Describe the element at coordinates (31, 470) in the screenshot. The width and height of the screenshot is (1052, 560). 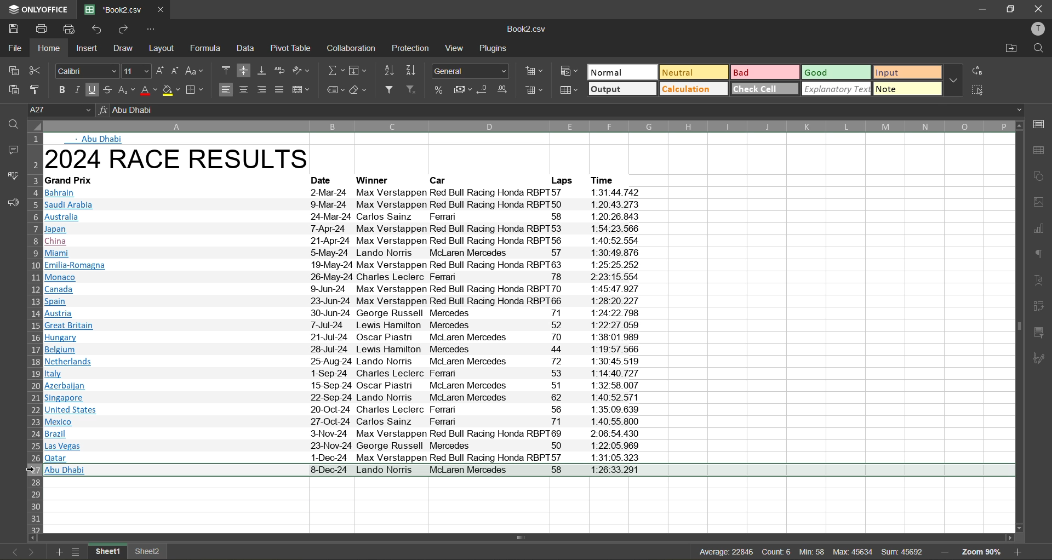
I see `cursor` at that location.